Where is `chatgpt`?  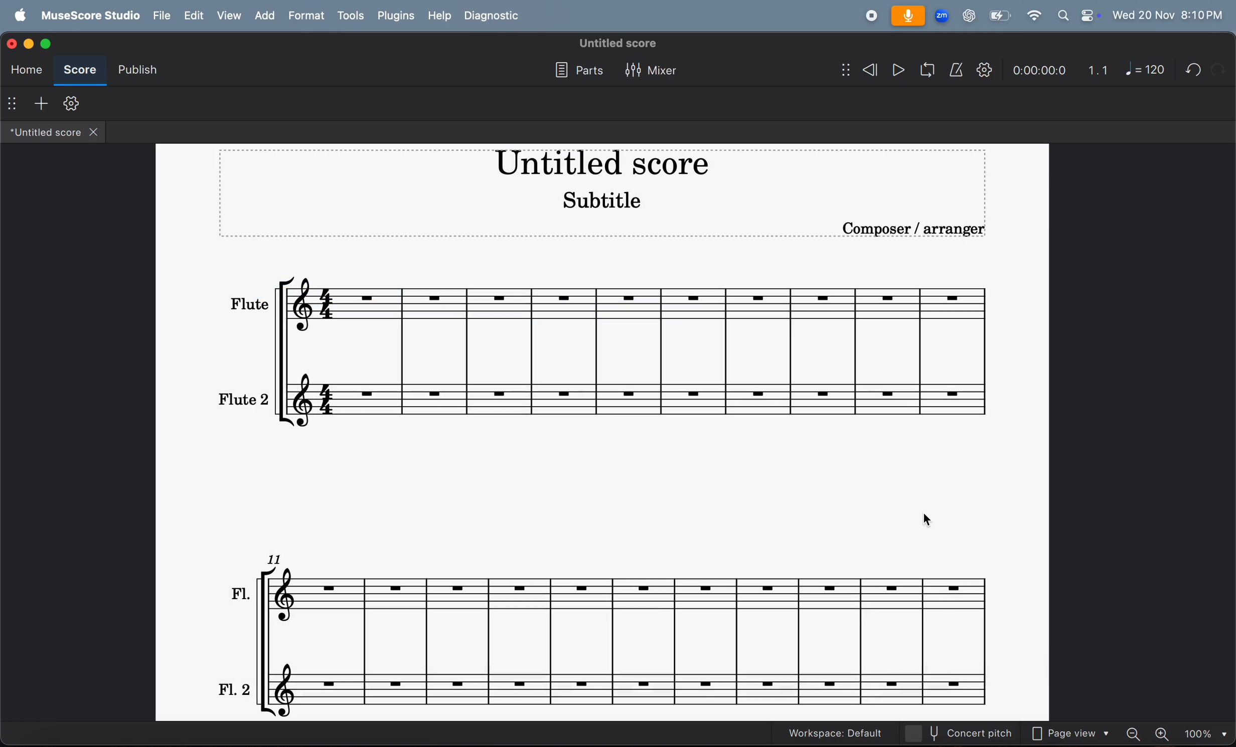 chatgpt is located at coordinates (969, 15).